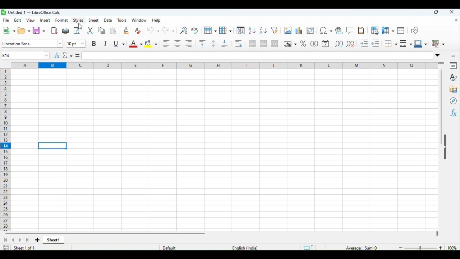 Image resolution: width=460 pixels, height=259 pixels. Describe the element at coordinates (362, 30) in the screenshot. I see `Headers and footers` at that location.